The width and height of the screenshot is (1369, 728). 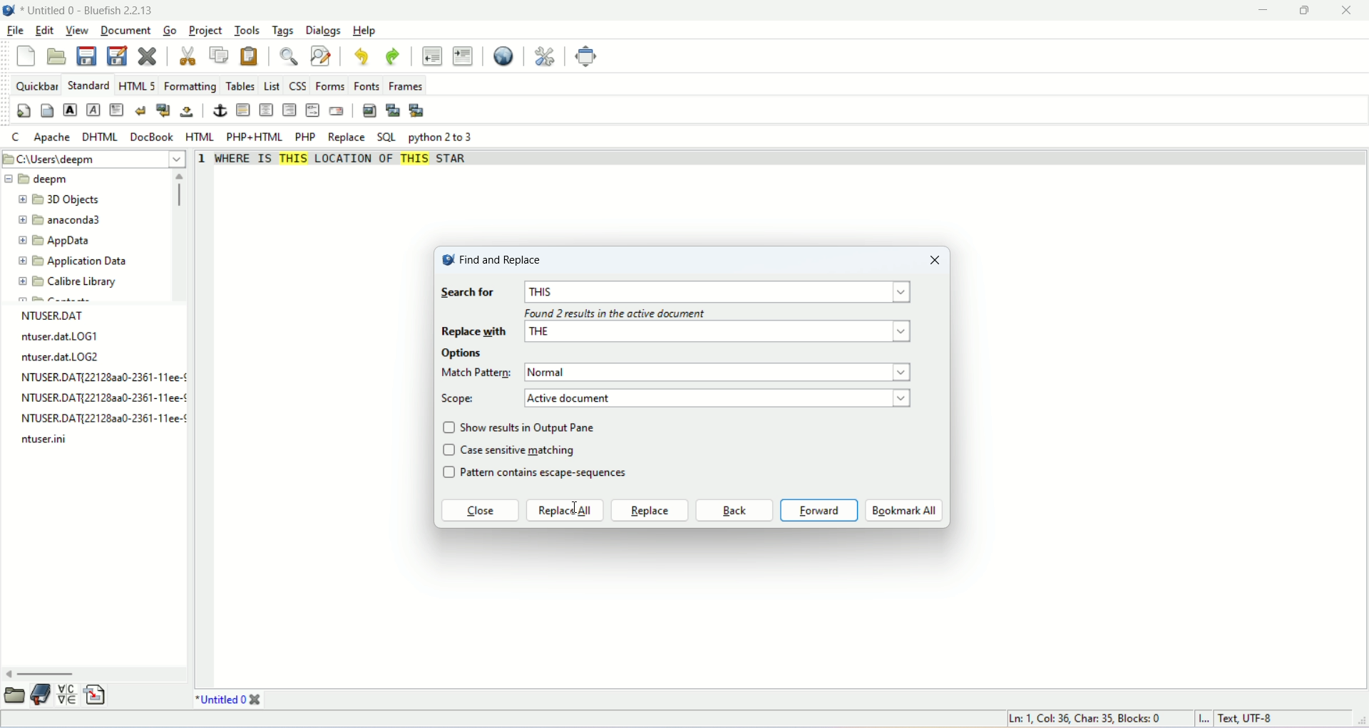 I want to click on find and replace, so click(x=502, y=259).